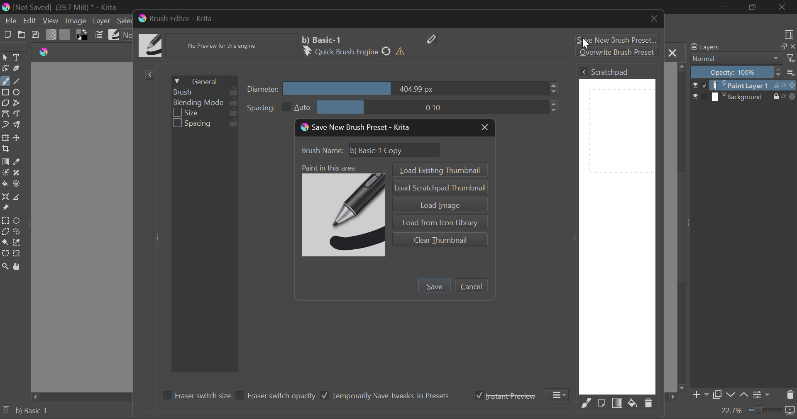  I want to click on Brush Icon, so click(152, 46).